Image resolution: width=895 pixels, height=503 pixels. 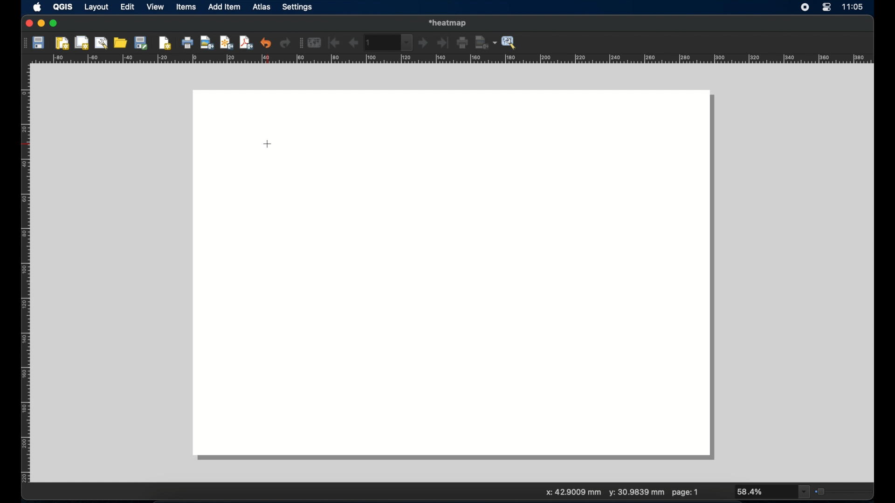 What do you see at coordinates (300, 44) in the screenshot?
I see `atlas toolbar` at bounding box center [300, 44].